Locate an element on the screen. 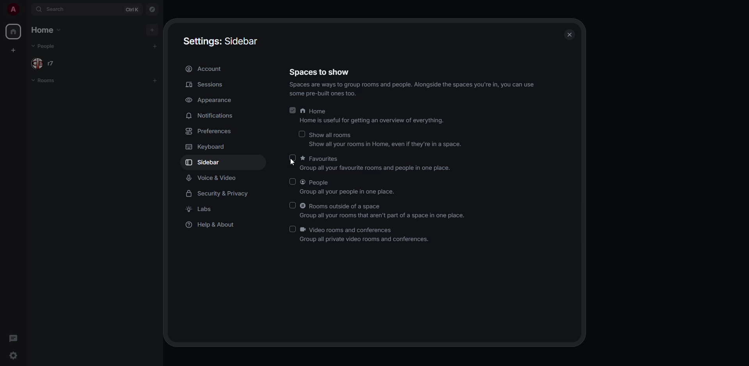 The height and width of the screenshot is (366, 749). People Group all your people in one place. is located at coordinates (348, 187).